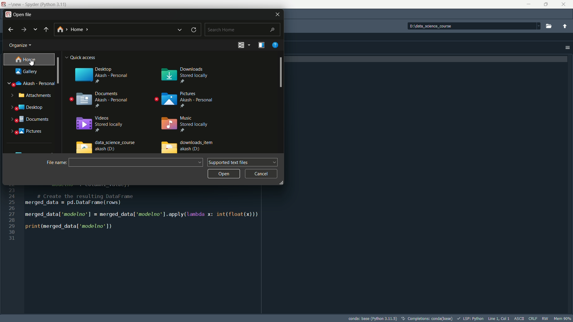  I want to click on cancel, so click(261, 174).